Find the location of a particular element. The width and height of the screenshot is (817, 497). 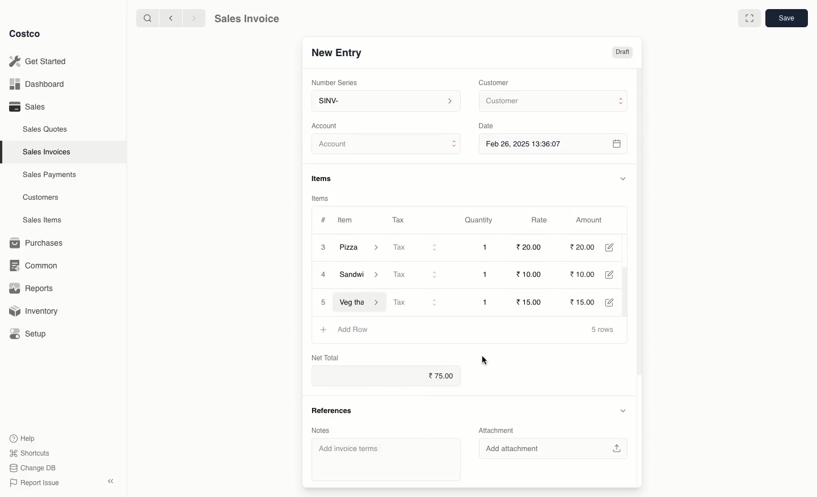

Pizza is located at coordinates (360, 247).